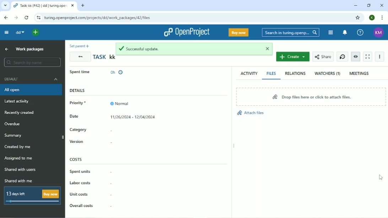 This screenshot has width=388, height=218. Describe the element at coordinates (342, 56) in the screenshot. I see `Start new timer` at that location.